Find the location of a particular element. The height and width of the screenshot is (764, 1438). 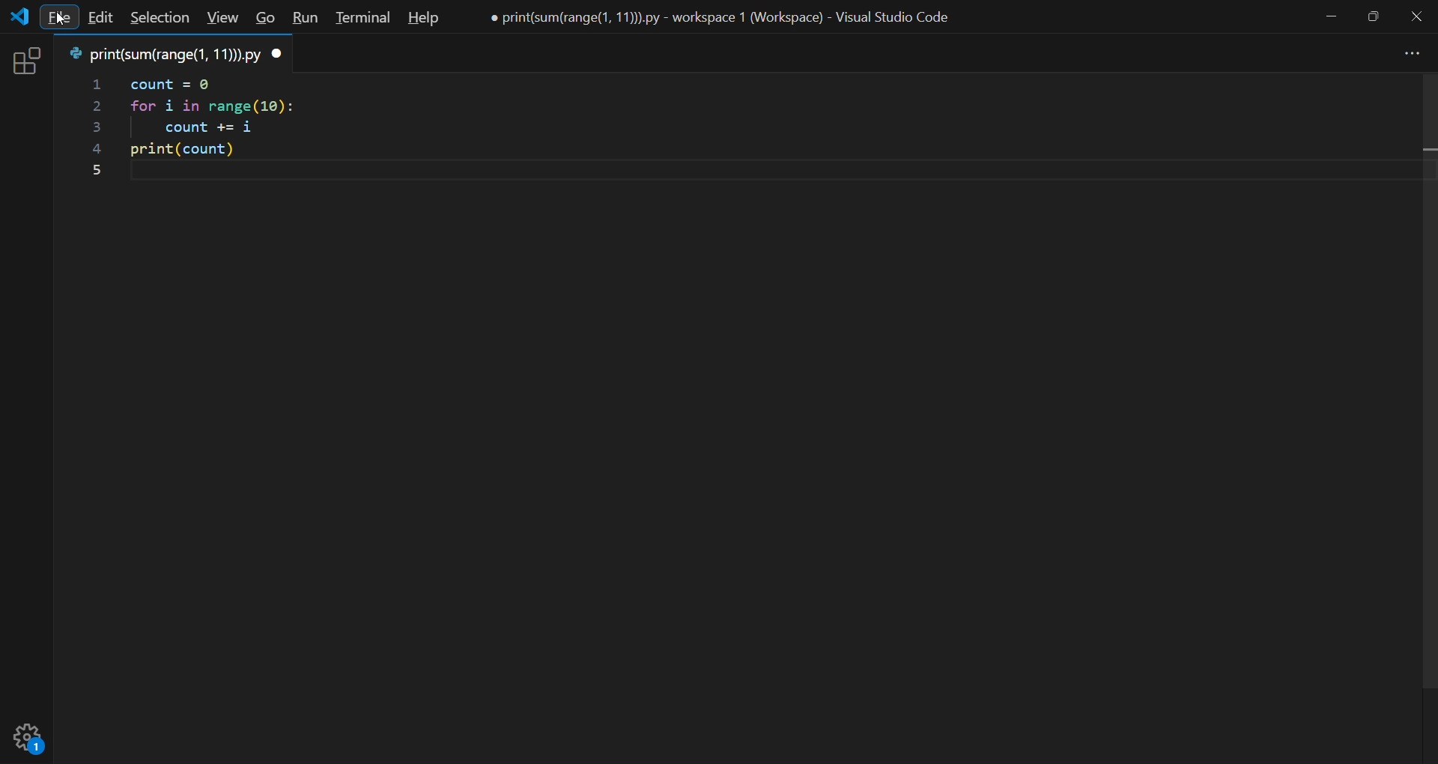

more is located at coordinates (1407, 54).